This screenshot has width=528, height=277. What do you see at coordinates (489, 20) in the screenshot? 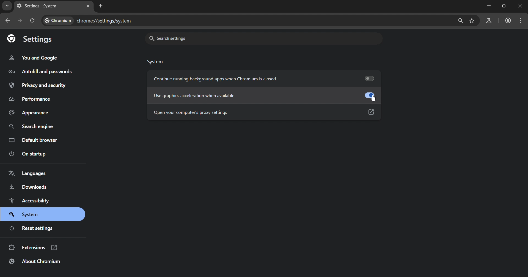
I see `search labs` at bounding box center [489, 20].